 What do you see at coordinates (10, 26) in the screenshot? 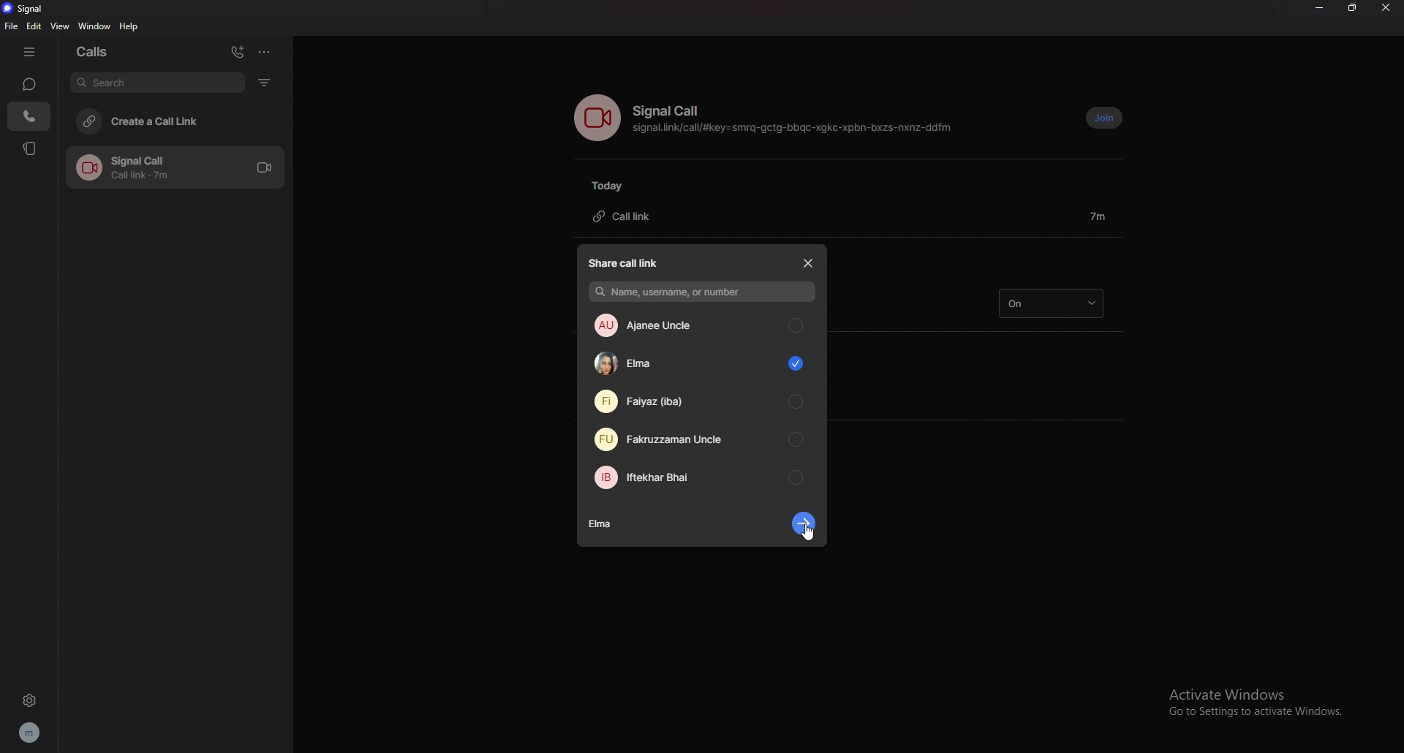
I see `file` at bounding box center [10, 26].